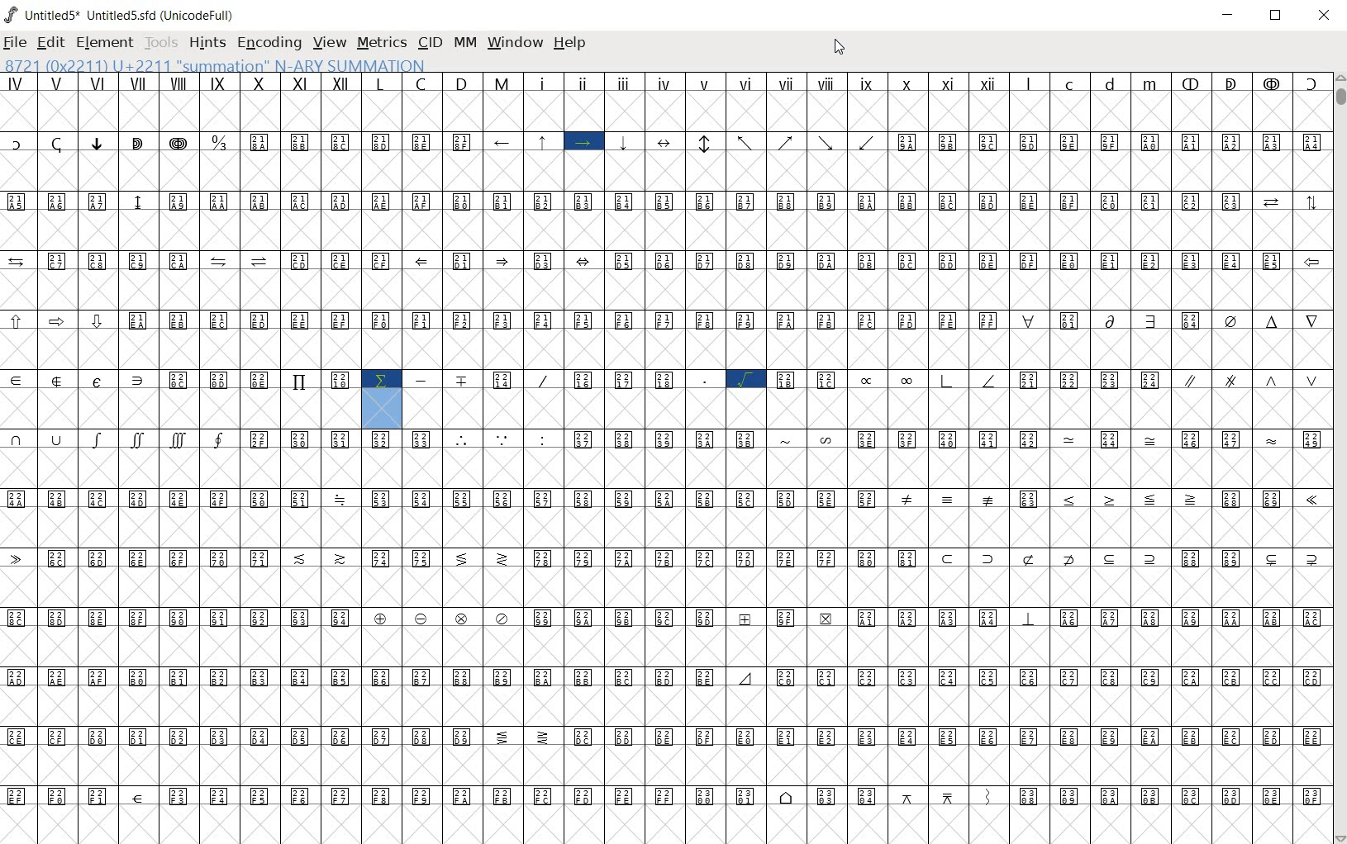 The height and width of the screenshot is (844, 1347). Describe the element at coordinates (570, 43) in the screenshot. I see `help` at that location.